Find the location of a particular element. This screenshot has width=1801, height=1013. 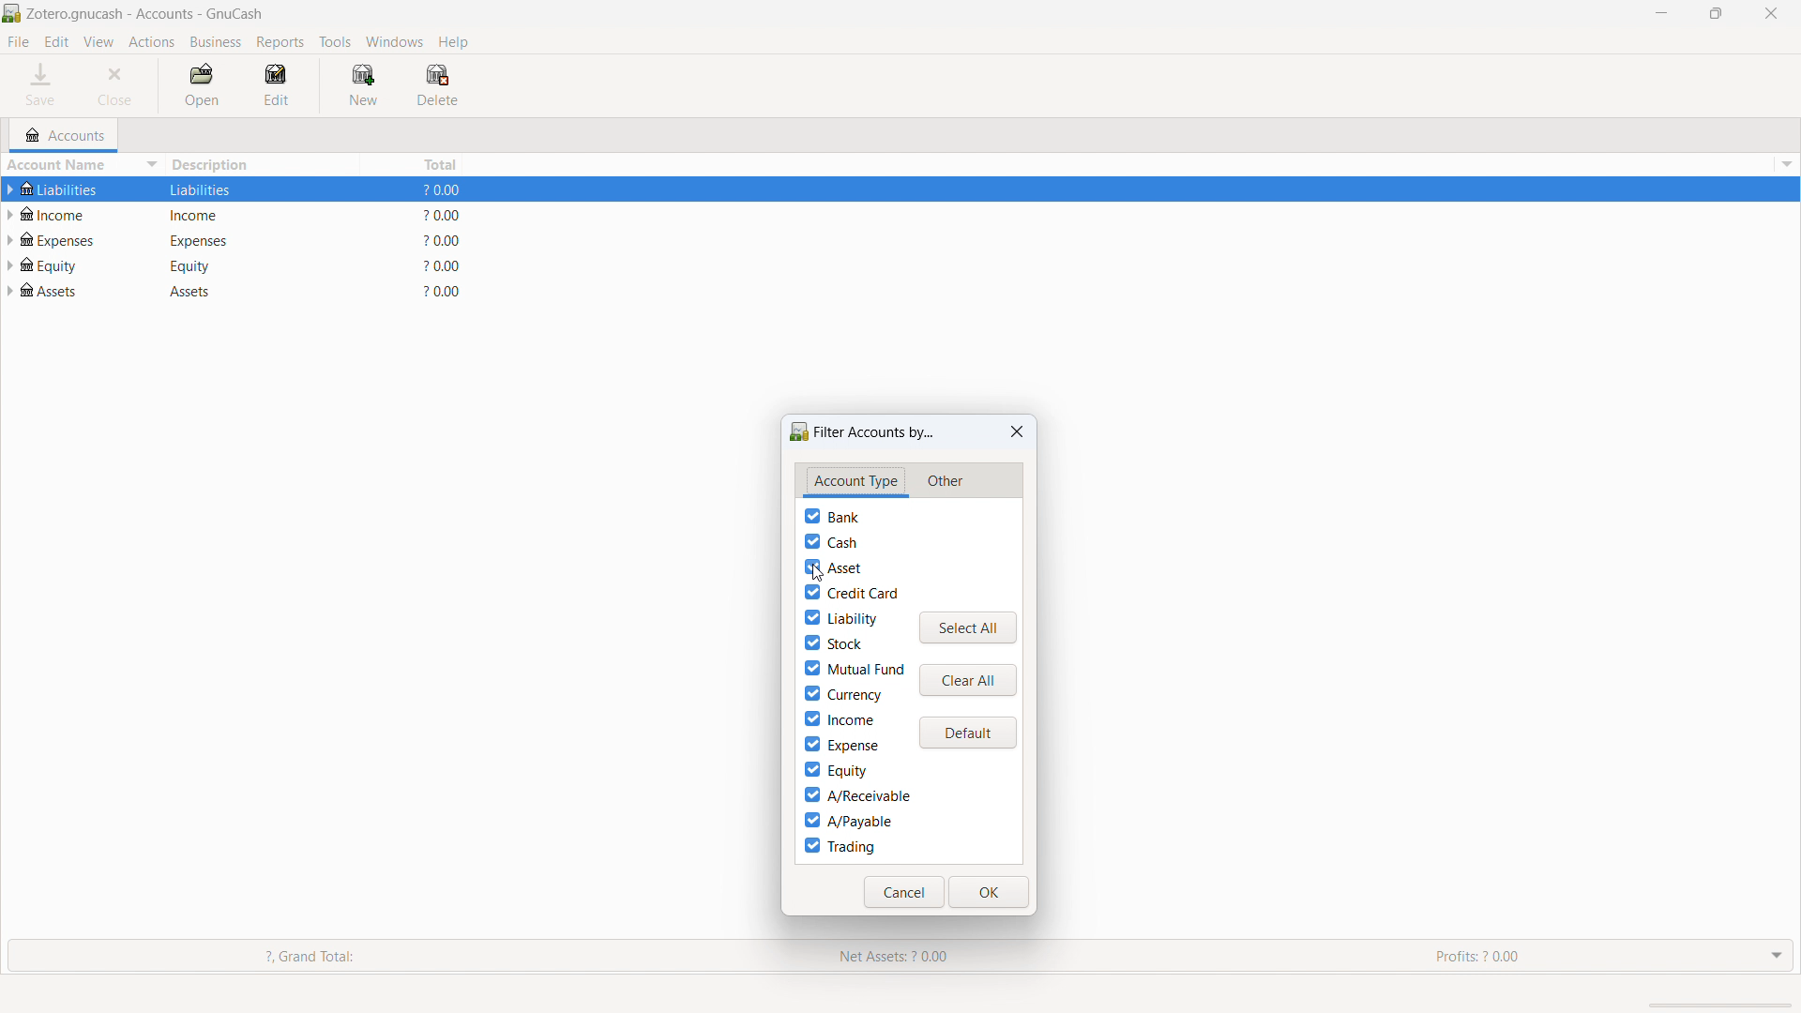

new is located at coordinates (363, 84).